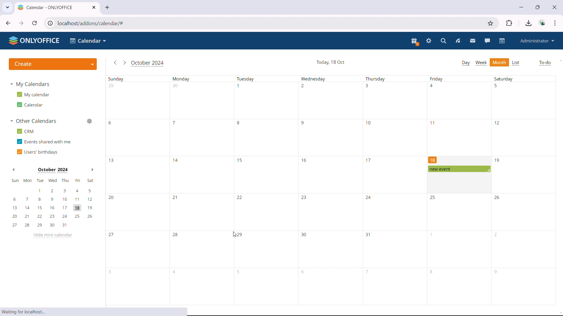 This screenshot has width=563, height=316. I want to click on 9, so click(303, 123).